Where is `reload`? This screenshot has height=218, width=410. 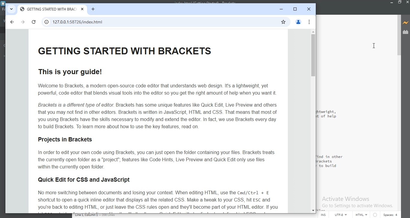
reload is located at coordinates (34, 22).